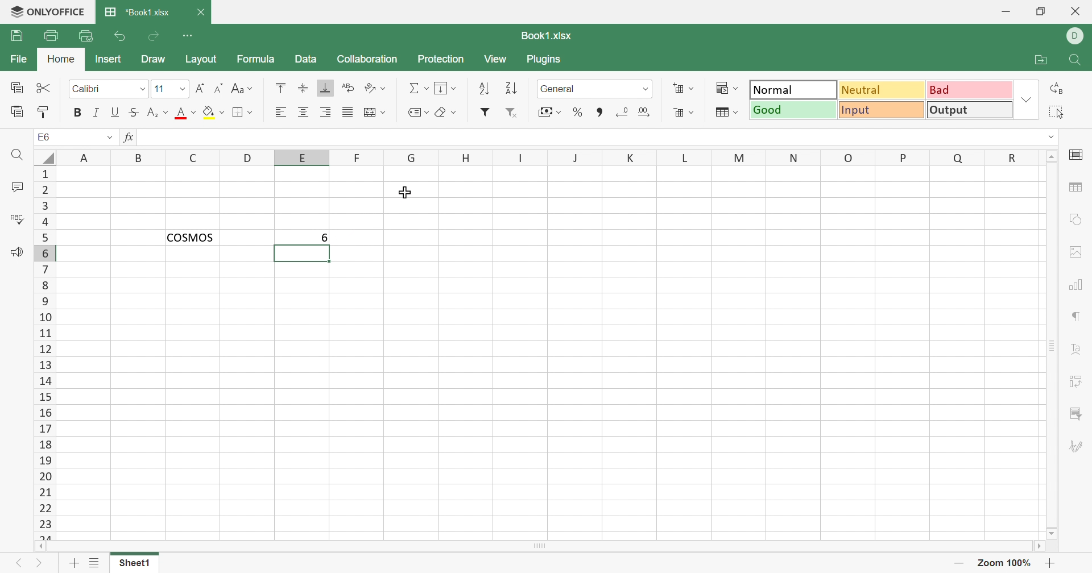  Describe the element at coordinates (551, 112) in the screenshot. I see `Accounting style` at that location.